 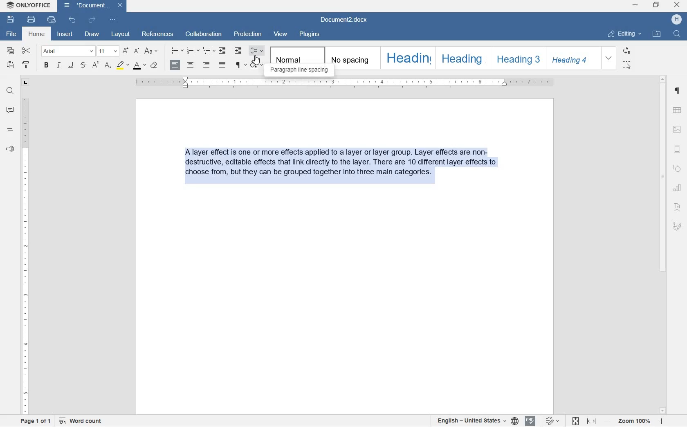 I want to click on align right, so click(x=175, y=65).